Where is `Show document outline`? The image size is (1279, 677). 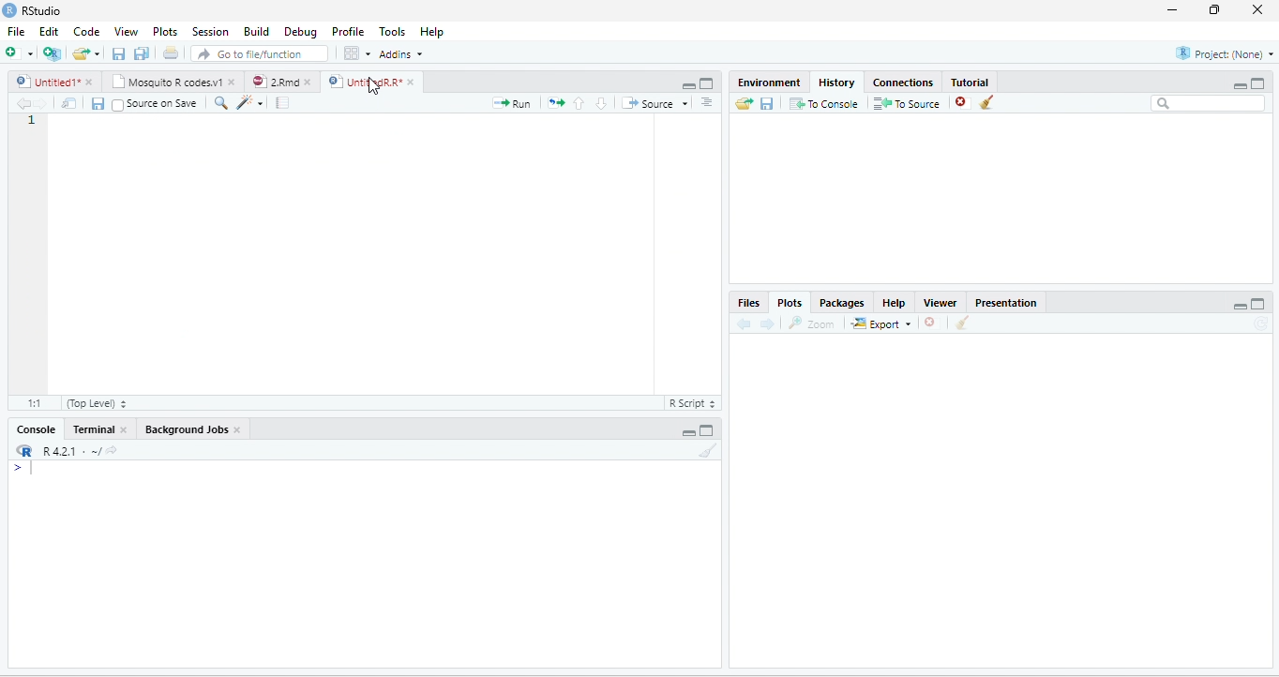 Show document outline is located at coordinates (707, 101).